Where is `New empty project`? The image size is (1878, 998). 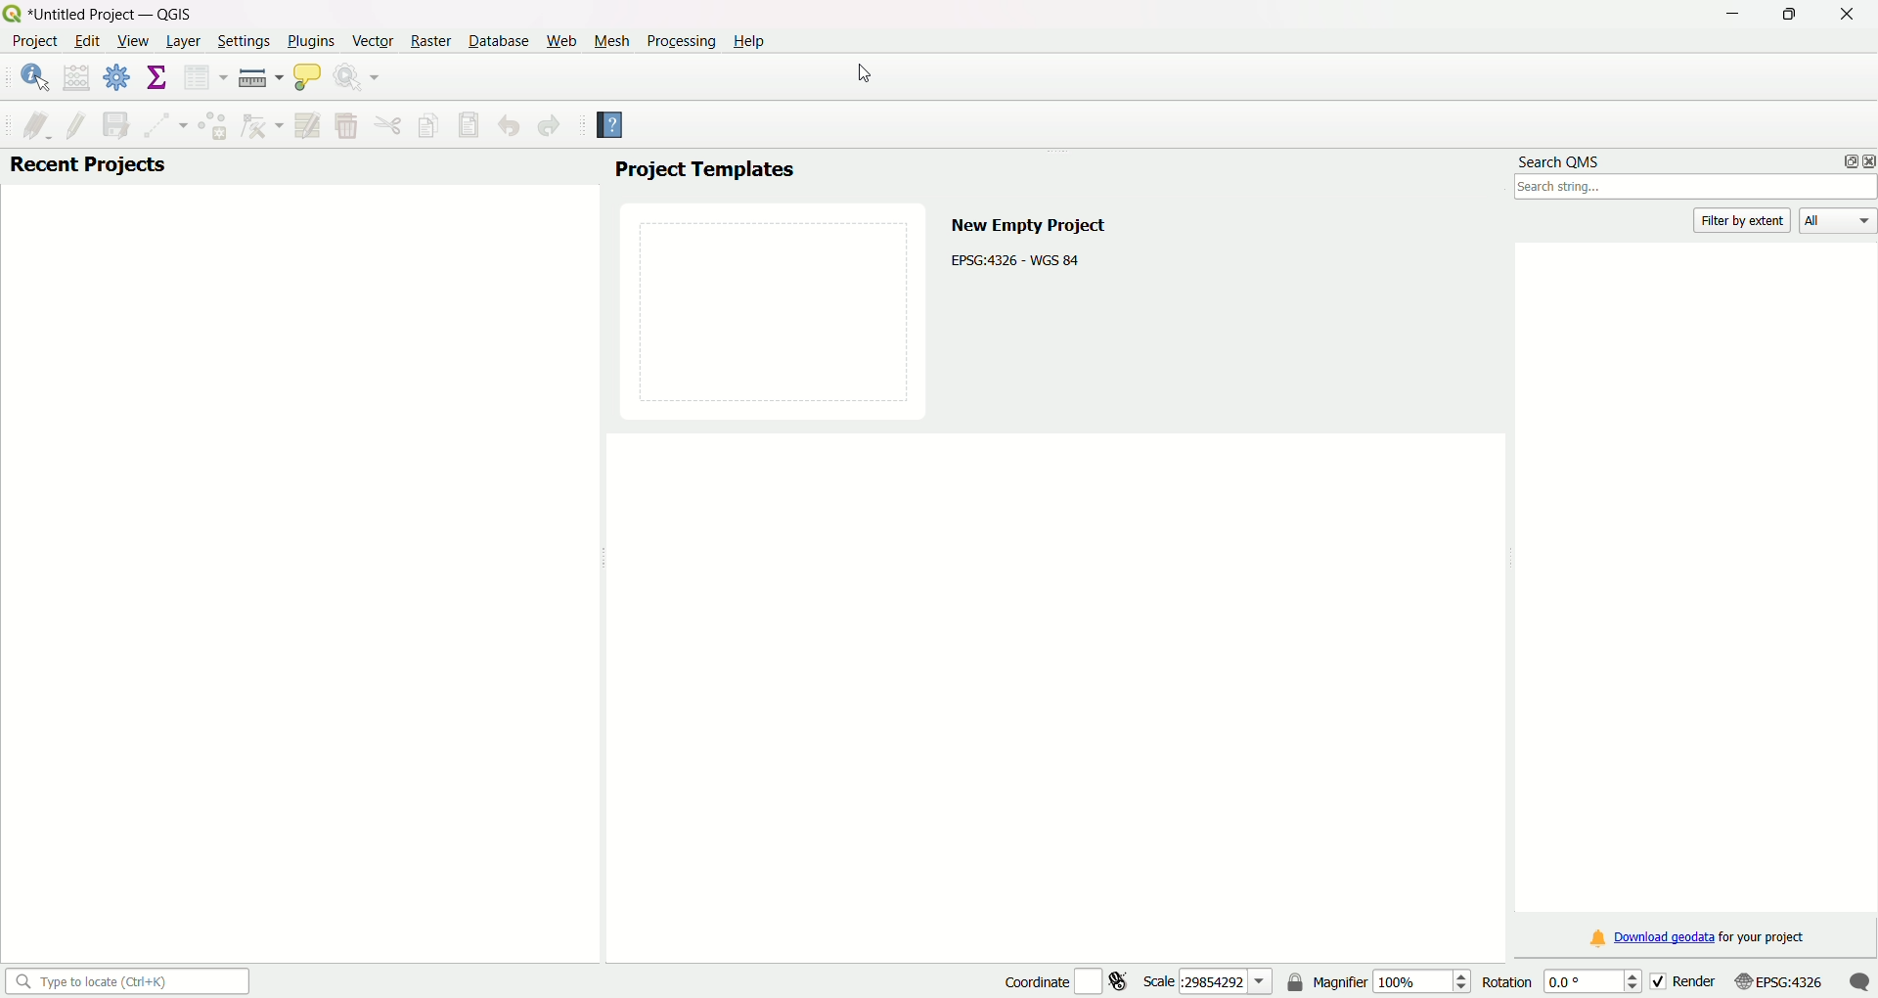
New empty project is located at coordinates (1027, 222).